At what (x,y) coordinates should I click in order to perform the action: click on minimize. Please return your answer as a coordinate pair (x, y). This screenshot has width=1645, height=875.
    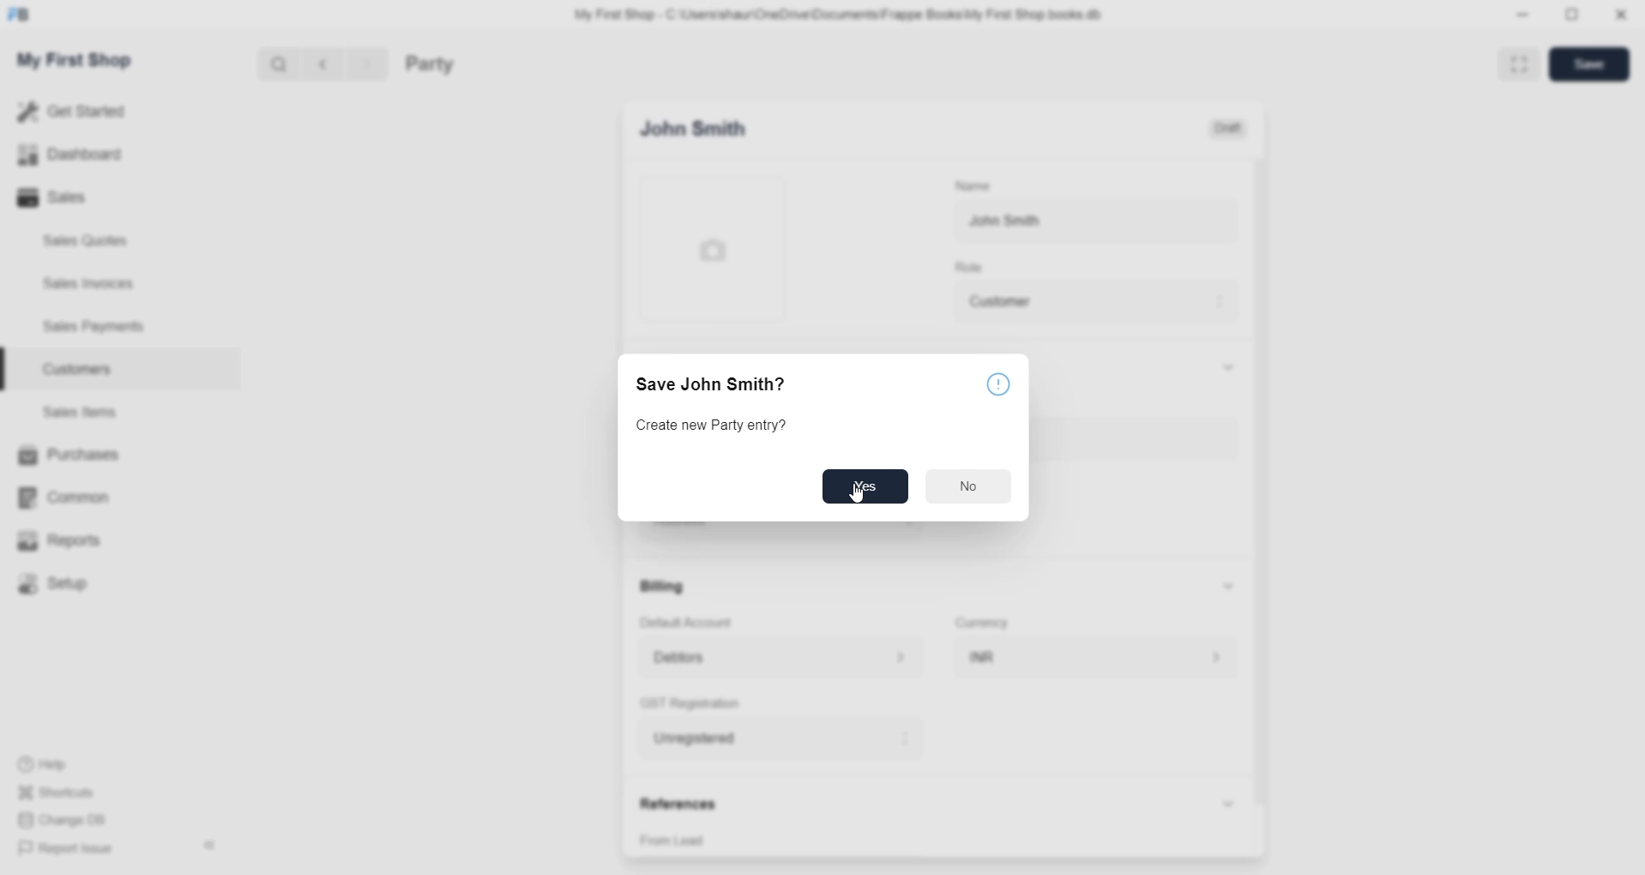
    Looking at the image, I should click on (1529, 21).